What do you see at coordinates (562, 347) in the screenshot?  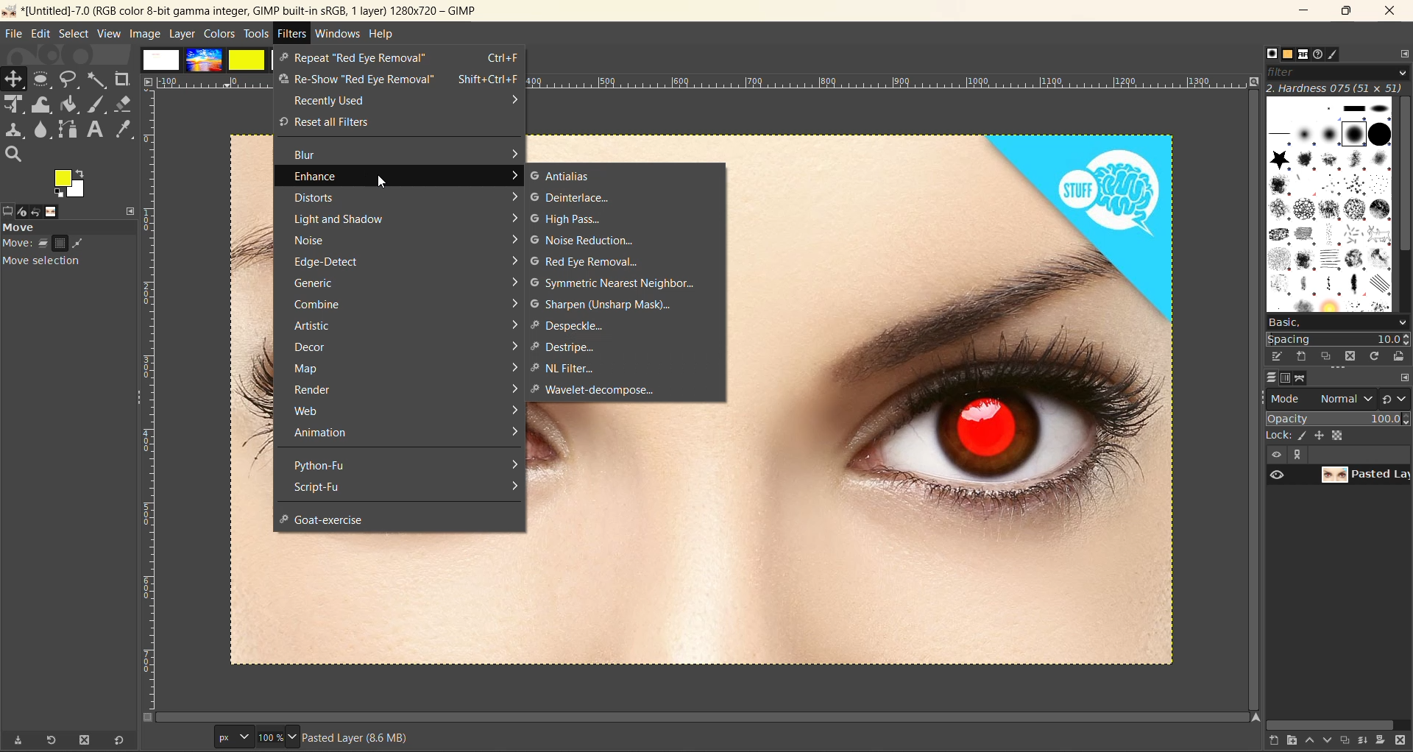 I see `destripe` at bounding box center [562, 347].